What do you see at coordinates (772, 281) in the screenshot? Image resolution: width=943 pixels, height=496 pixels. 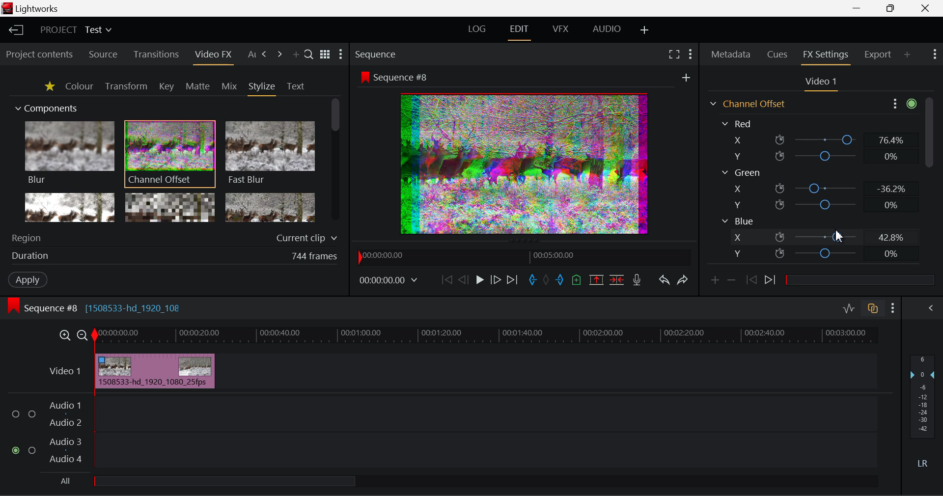 I see `Next keyframe` at bounding box center [772, 281].